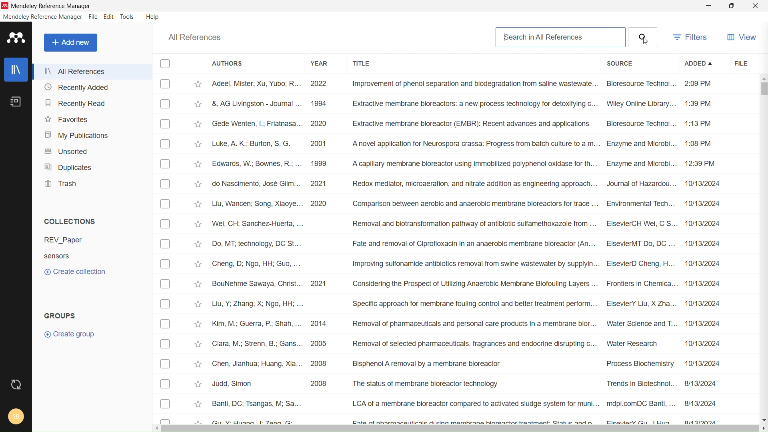 The image size is (768, 432). I want to click on Edwards, W.; Bownes, R.; ... 1999 A capillary membrane bioreactor using immobilized polyphenol oxidase for th... Enzyme and Microbi... 12:39 PM, so click(472, 163).